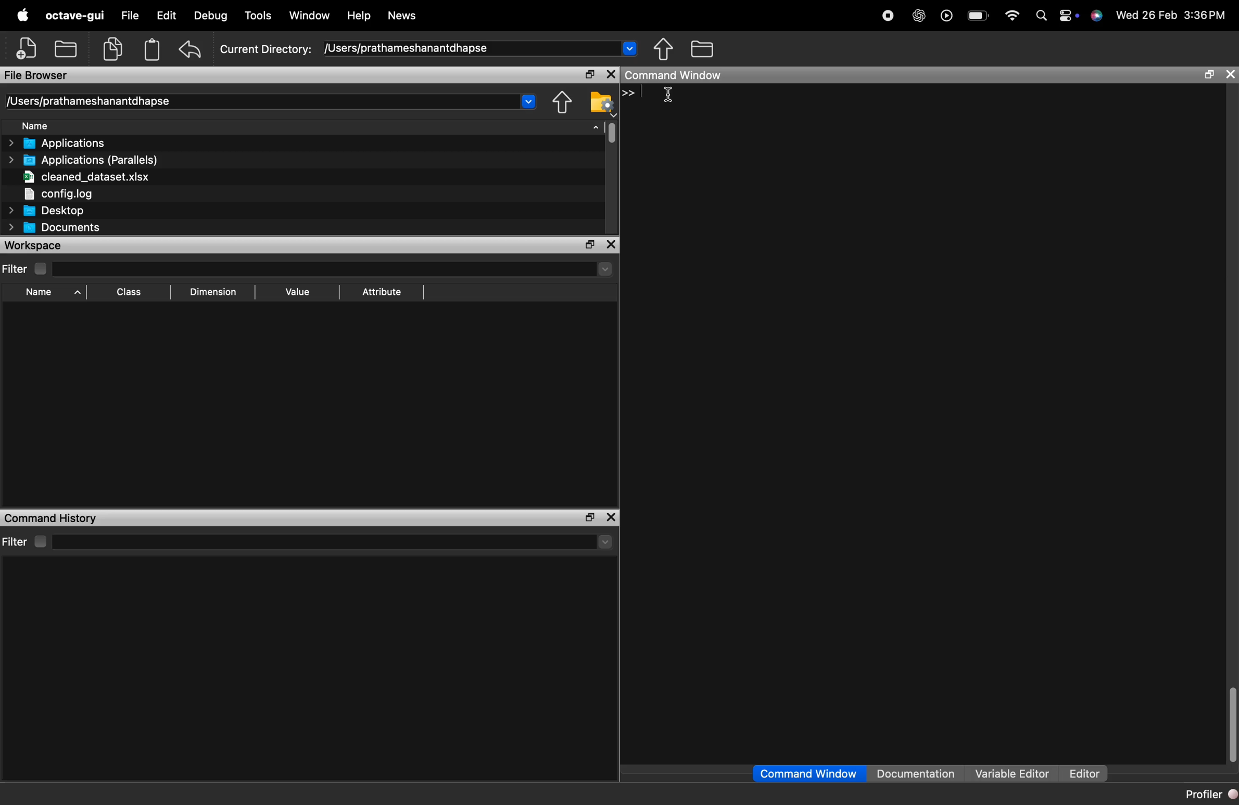 Image resolution: width=1239 pixels, height=805 pixels. Describe the element at coordinates (981, 16) in the screenshot. I see `battery` at that location.